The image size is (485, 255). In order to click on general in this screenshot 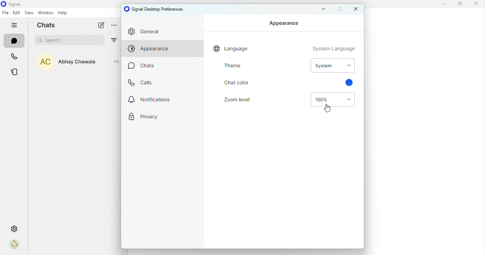, I will do `click(159, 33)`.